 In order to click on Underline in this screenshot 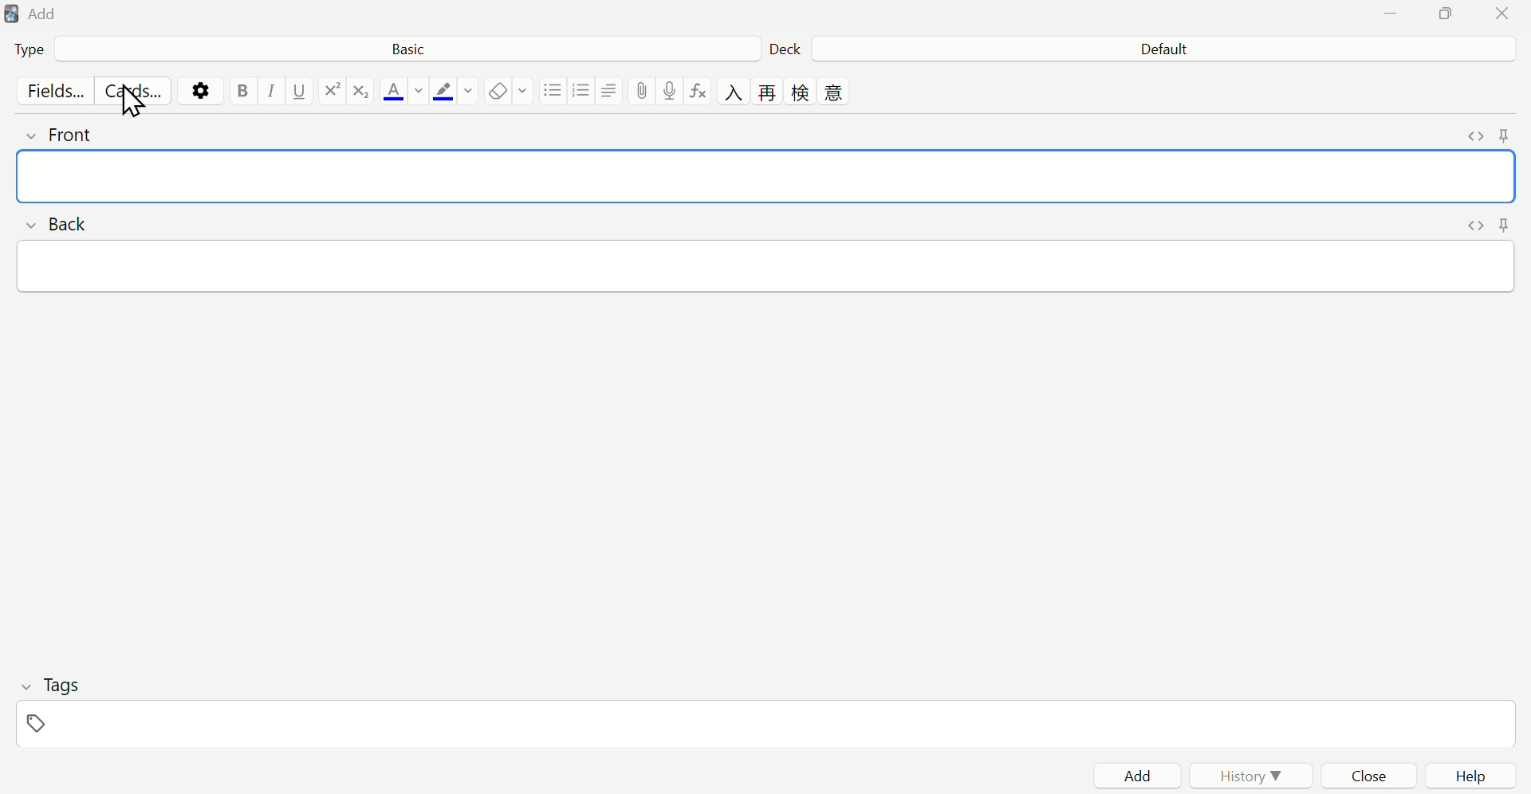, I will do `click(303, 91)`.